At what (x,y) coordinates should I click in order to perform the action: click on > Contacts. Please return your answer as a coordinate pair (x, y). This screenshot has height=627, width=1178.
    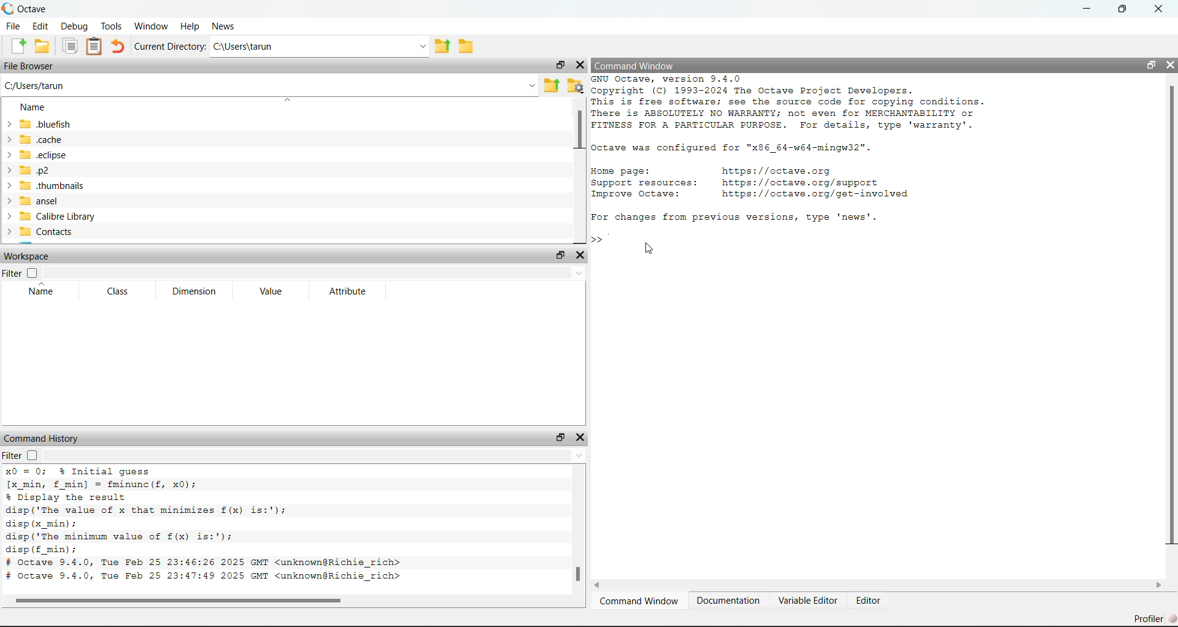
    Looking at the image, I should click on (43, 232).